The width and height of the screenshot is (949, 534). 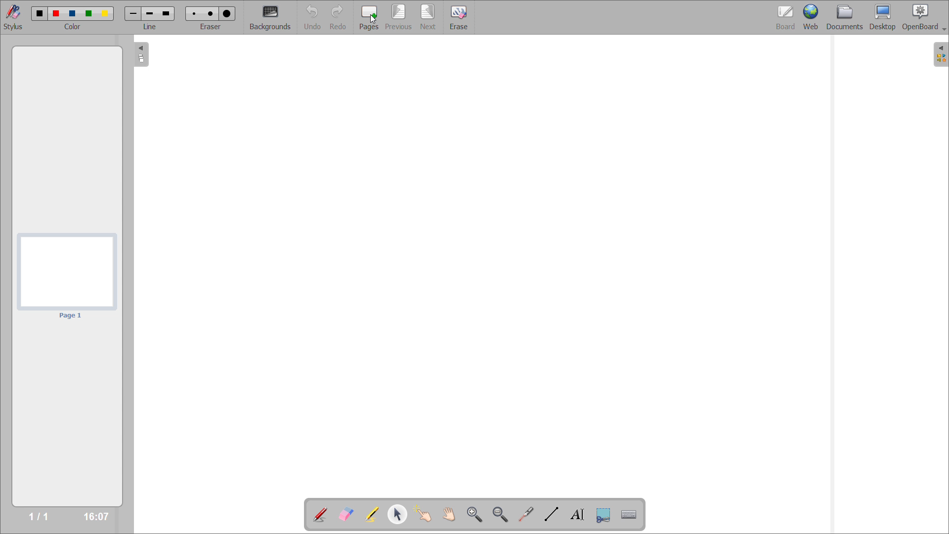 I want to click on board, so click(x=785, y=17).